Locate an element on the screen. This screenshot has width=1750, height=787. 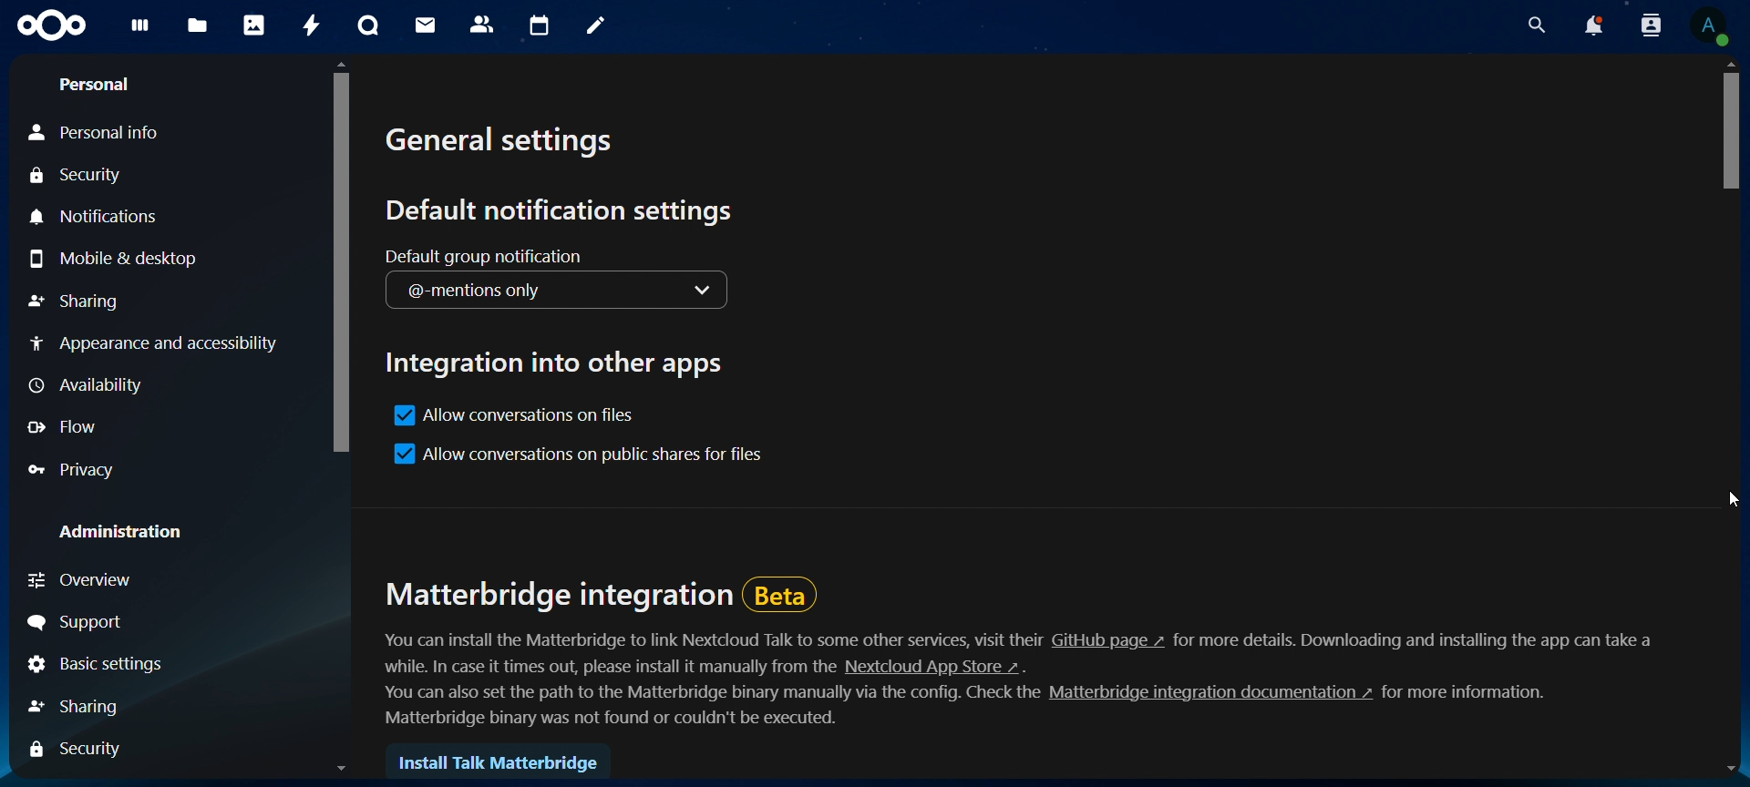
cursor is located at coordinates (1731, 503).